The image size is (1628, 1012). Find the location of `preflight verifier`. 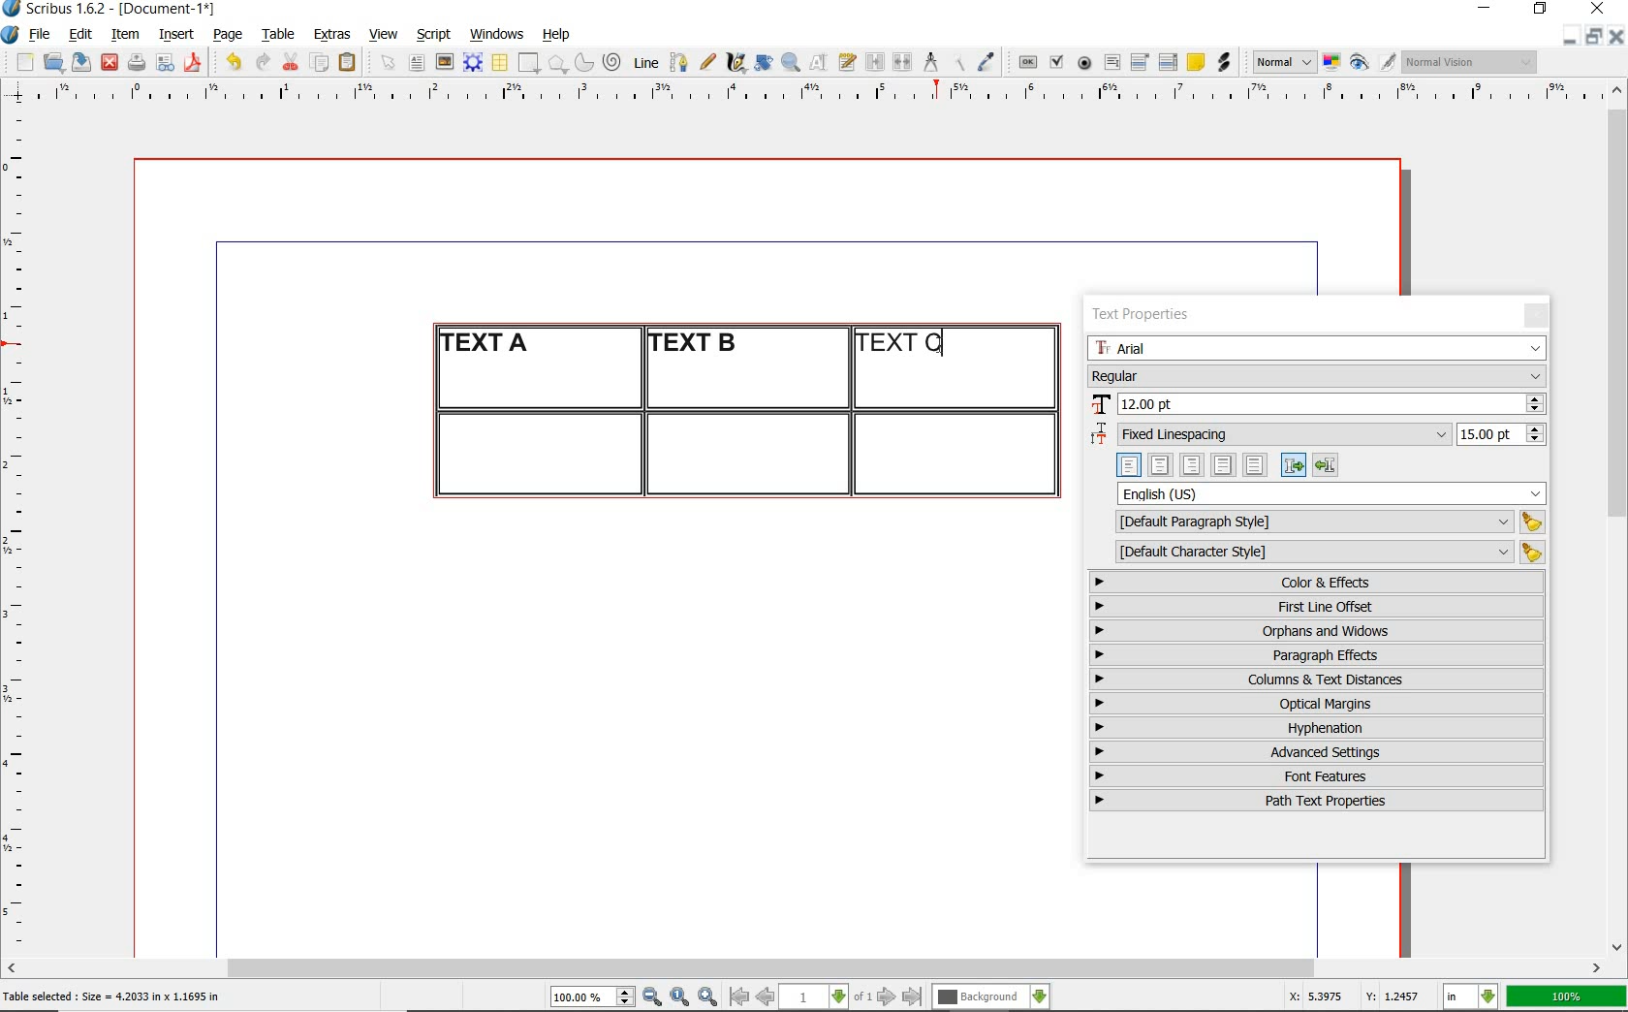

preflight verifier is located at coordinates (166, 64).